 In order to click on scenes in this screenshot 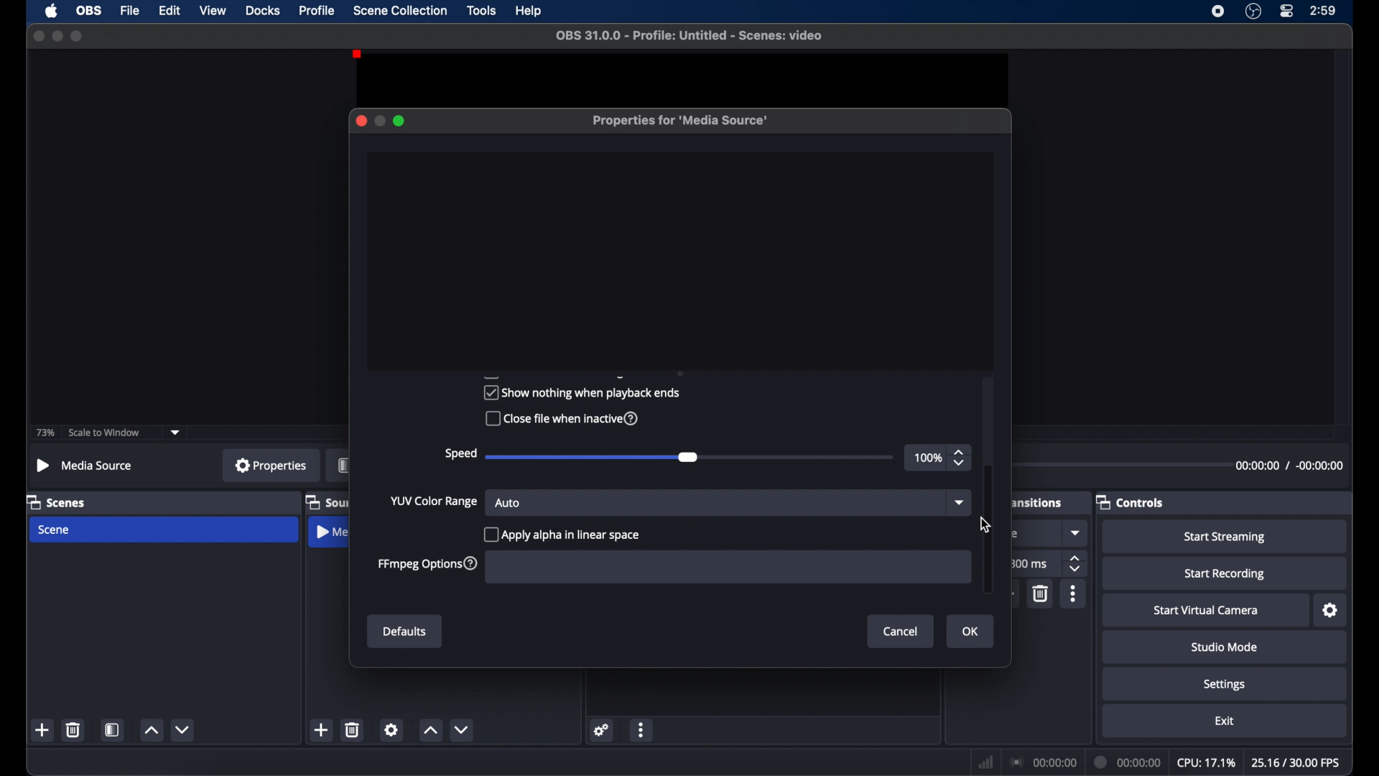, I will do `click(57, 502)`.